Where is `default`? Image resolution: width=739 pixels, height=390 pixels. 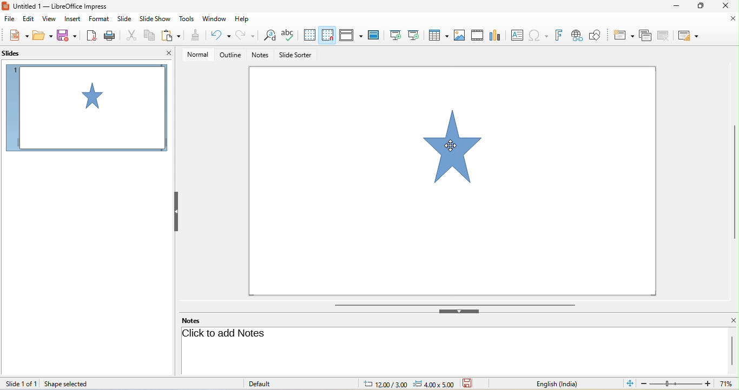 default is located at coordinates (261, 384).